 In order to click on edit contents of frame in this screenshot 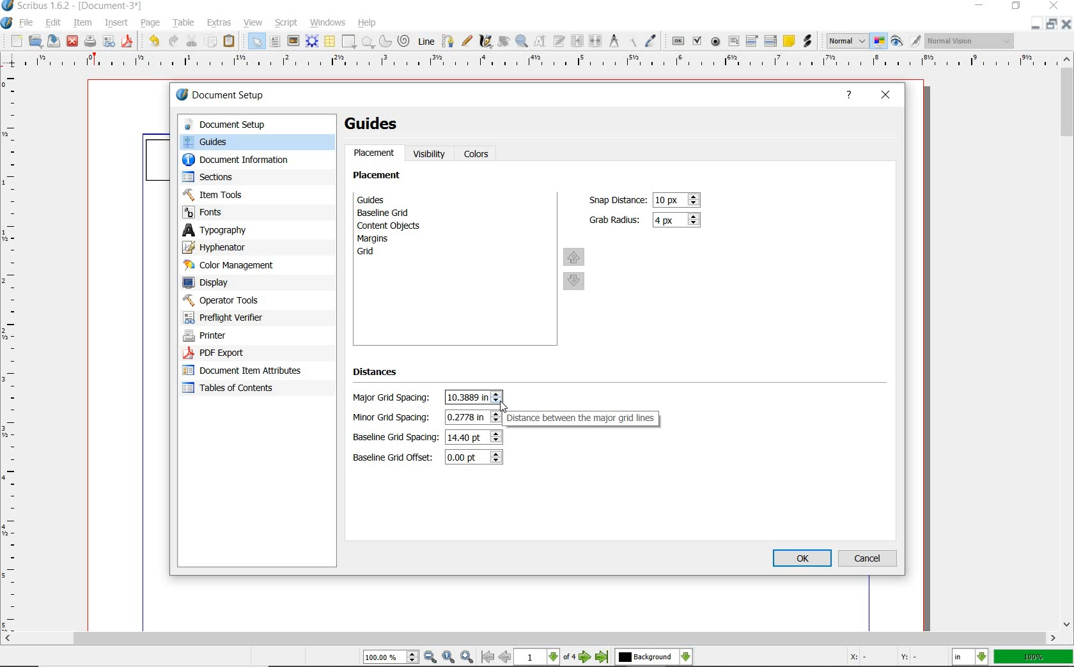, I will do `click(540, 41)`.